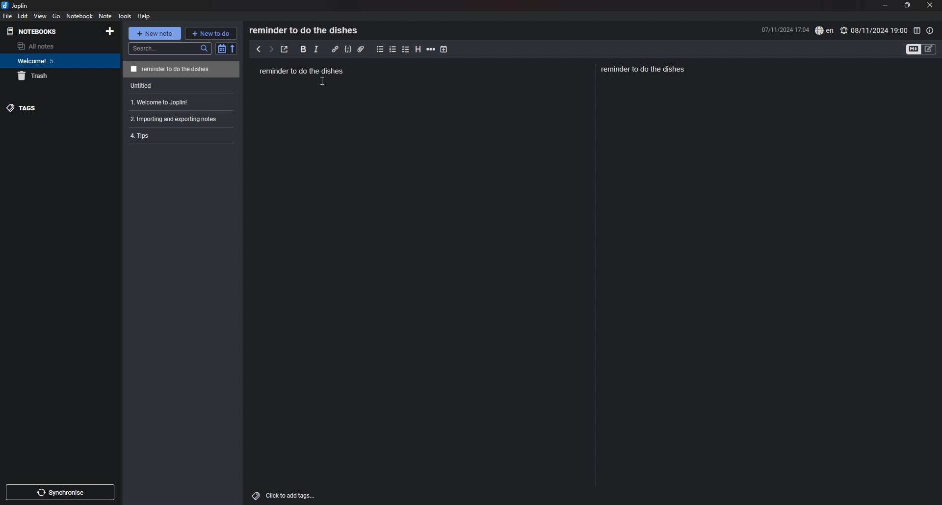  What do you see at coordinates (182, 102) in the screenshot?
I see `note` at bounding box center [182, 102].